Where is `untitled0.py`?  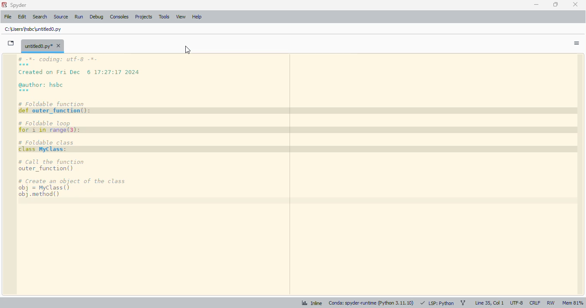 untitled0.py is located at coordinates (33, 29).